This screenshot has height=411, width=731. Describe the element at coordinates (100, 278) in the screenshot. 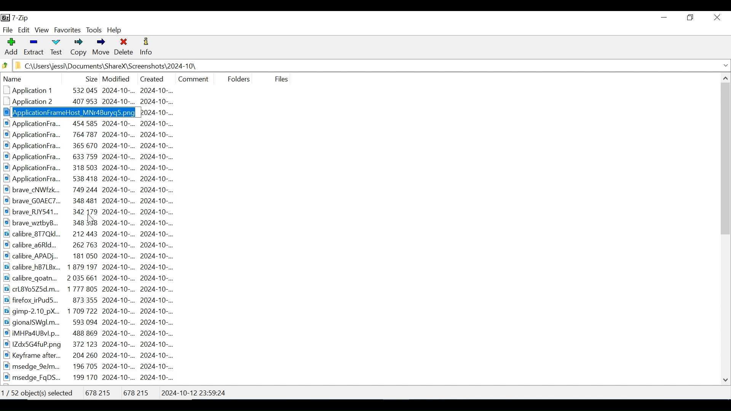

I see `calibre_goatn... 2035661 2024-10-... 2024-10-...` at that location.